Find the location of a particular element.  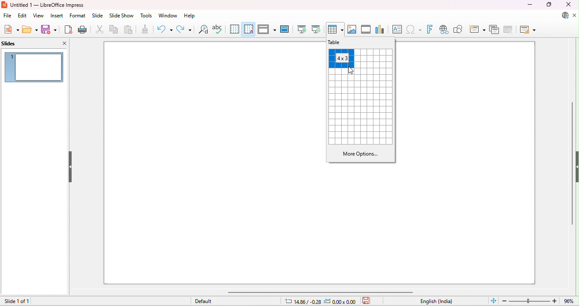

format is located at coordinates (78, 16).